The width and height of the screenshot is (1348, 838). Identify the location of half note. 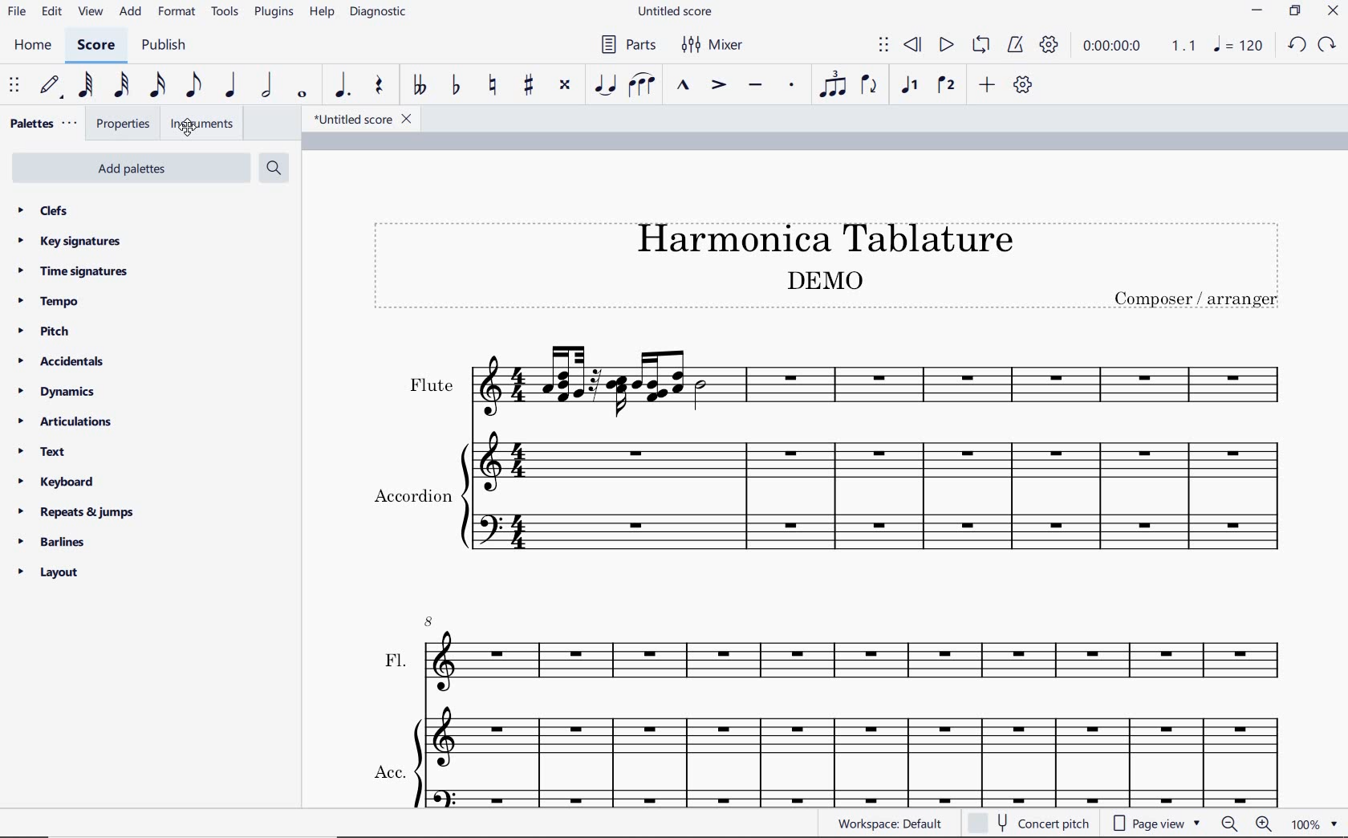
(269, 86).